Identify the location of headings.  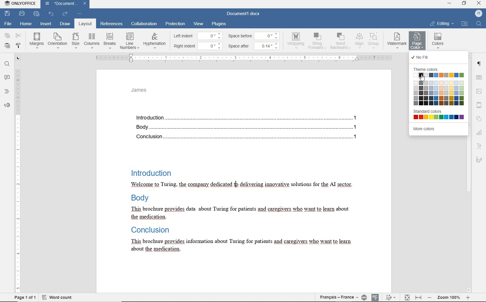
(6, 91).